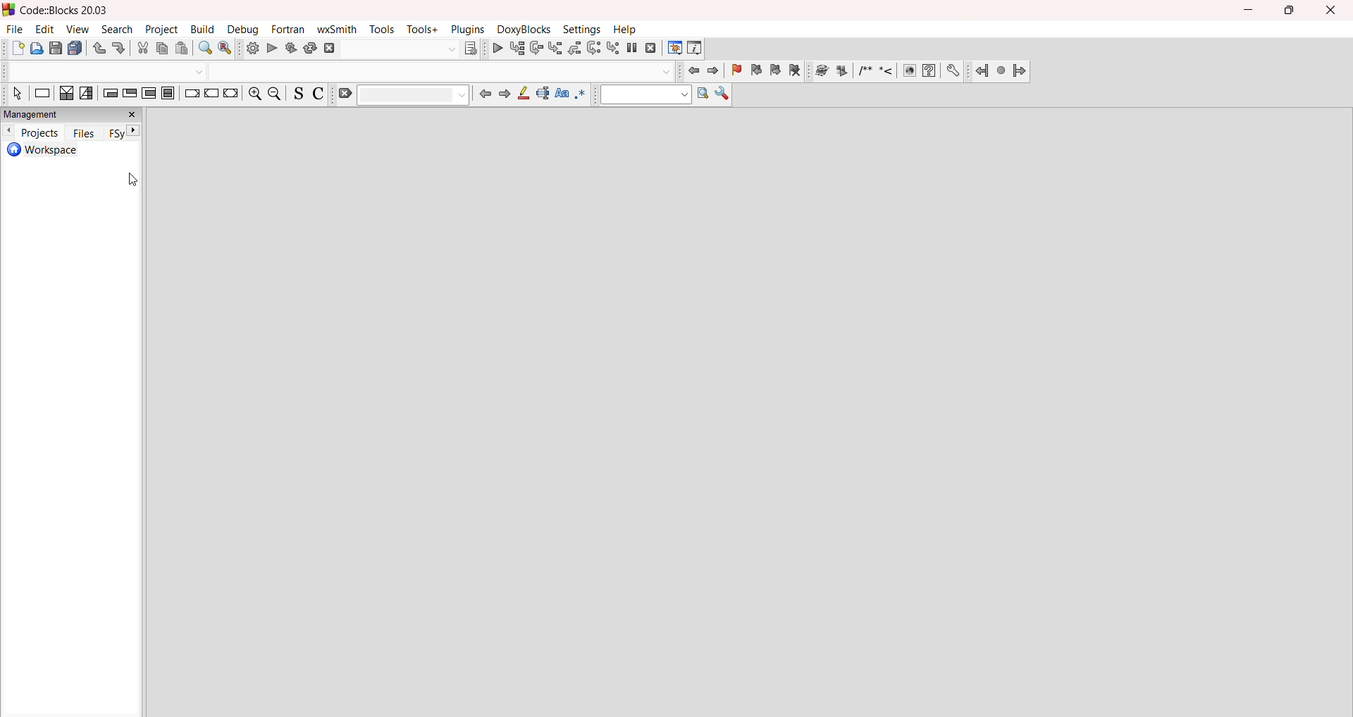  I want to click on next, so click(136, 131).